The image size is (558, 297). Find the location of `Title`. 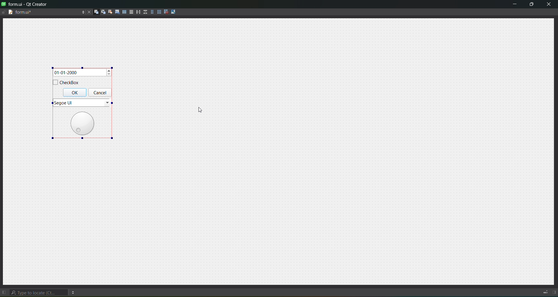

Title is located at coordinates (26, 4).